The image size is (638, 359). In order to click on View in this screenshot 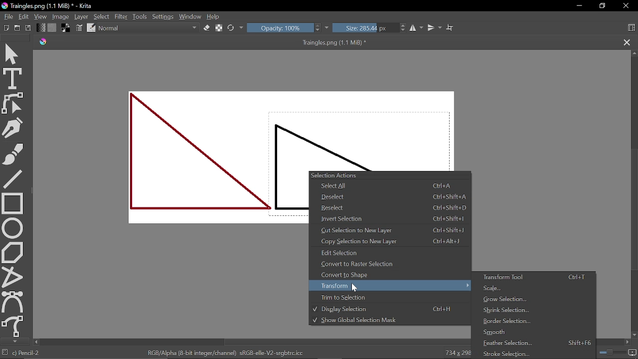, I will do `click(40, 16)`.